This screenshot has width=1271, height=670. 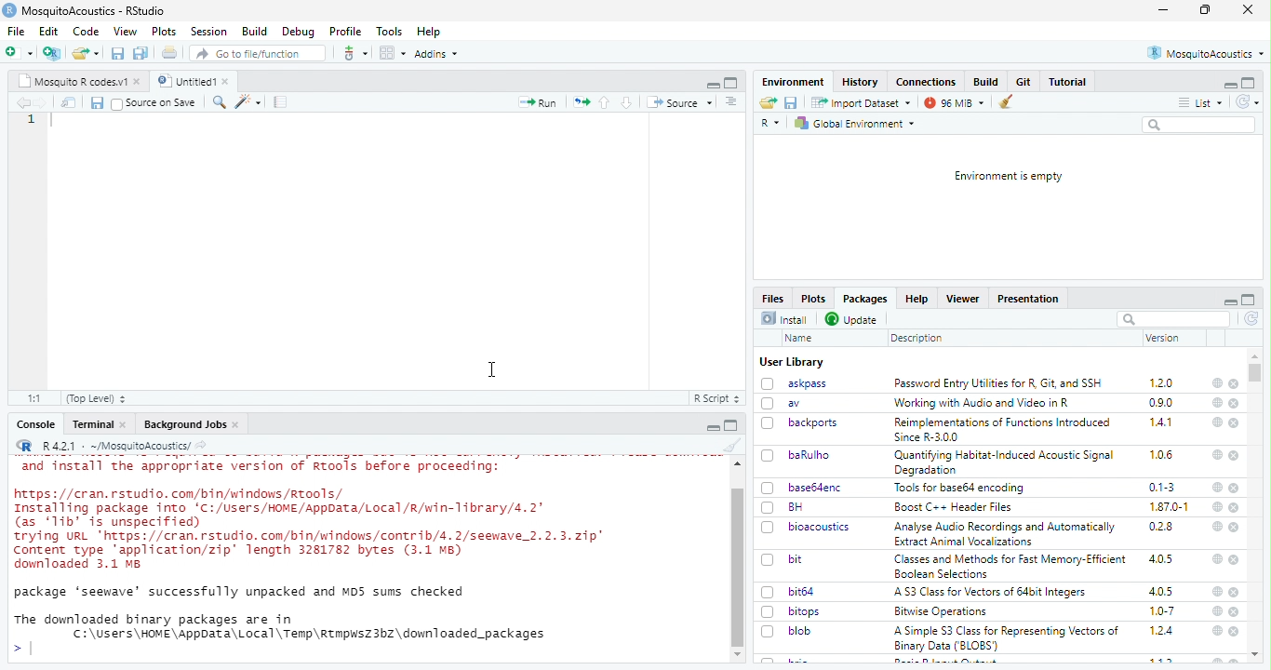 I want to click on Classes and Methods for Fast Memory-Efficient
[rrr —, so click(x=1010, y=566).